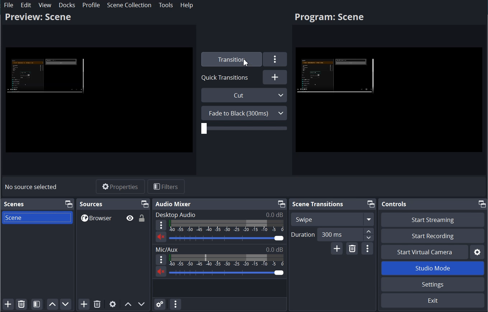 This screenshot has height=312, width=488. I want to click on Fade to Black, so click(244, 113).